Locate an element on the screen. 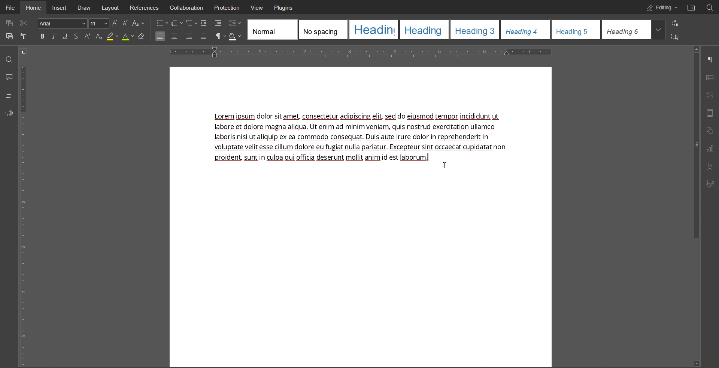 The height and width of the screenshot is (368, 719). Input cursor is located at coordinates (445, 166).